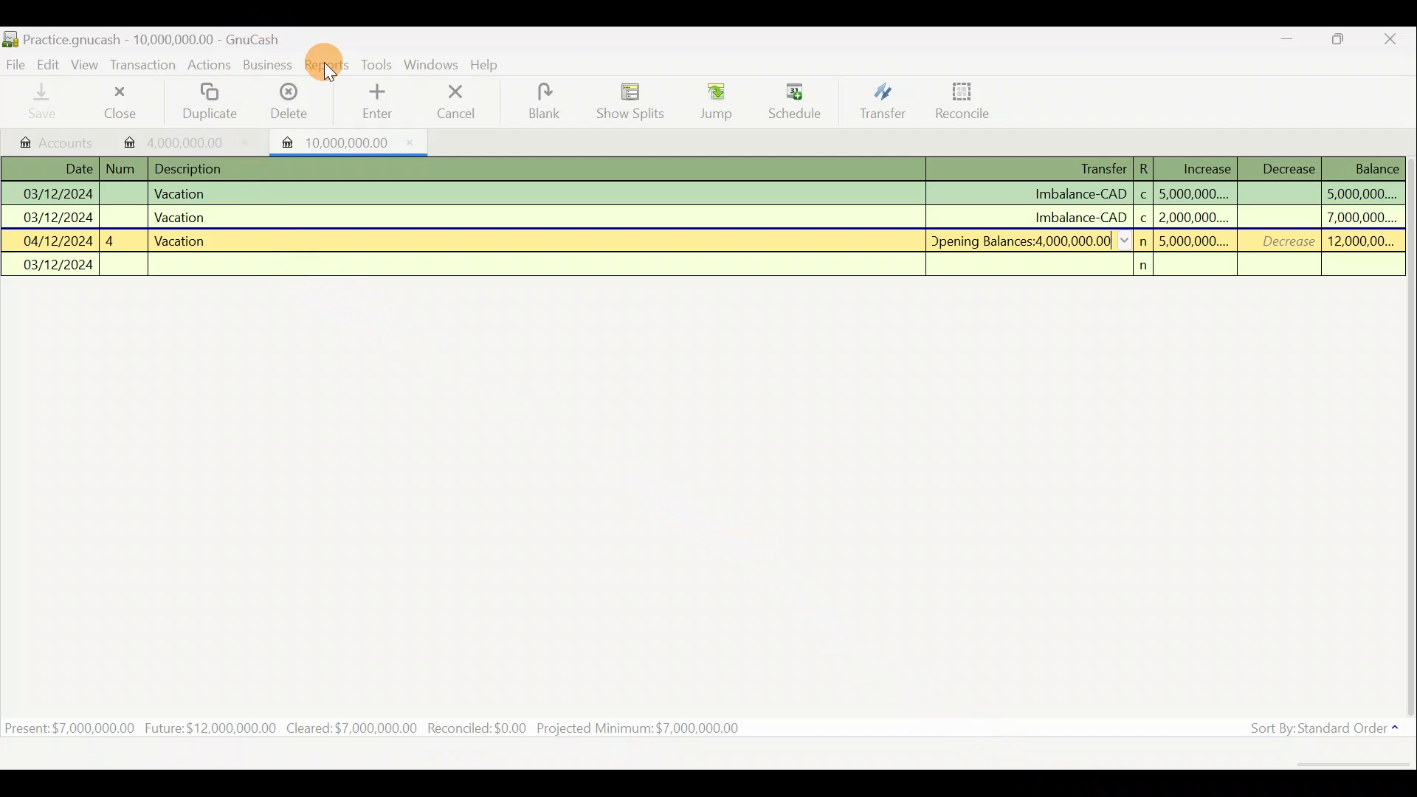 The image size is (1417, 797). Describe the element at coordinates (375, 102) in the screenshot. I see `Enter` at that location.